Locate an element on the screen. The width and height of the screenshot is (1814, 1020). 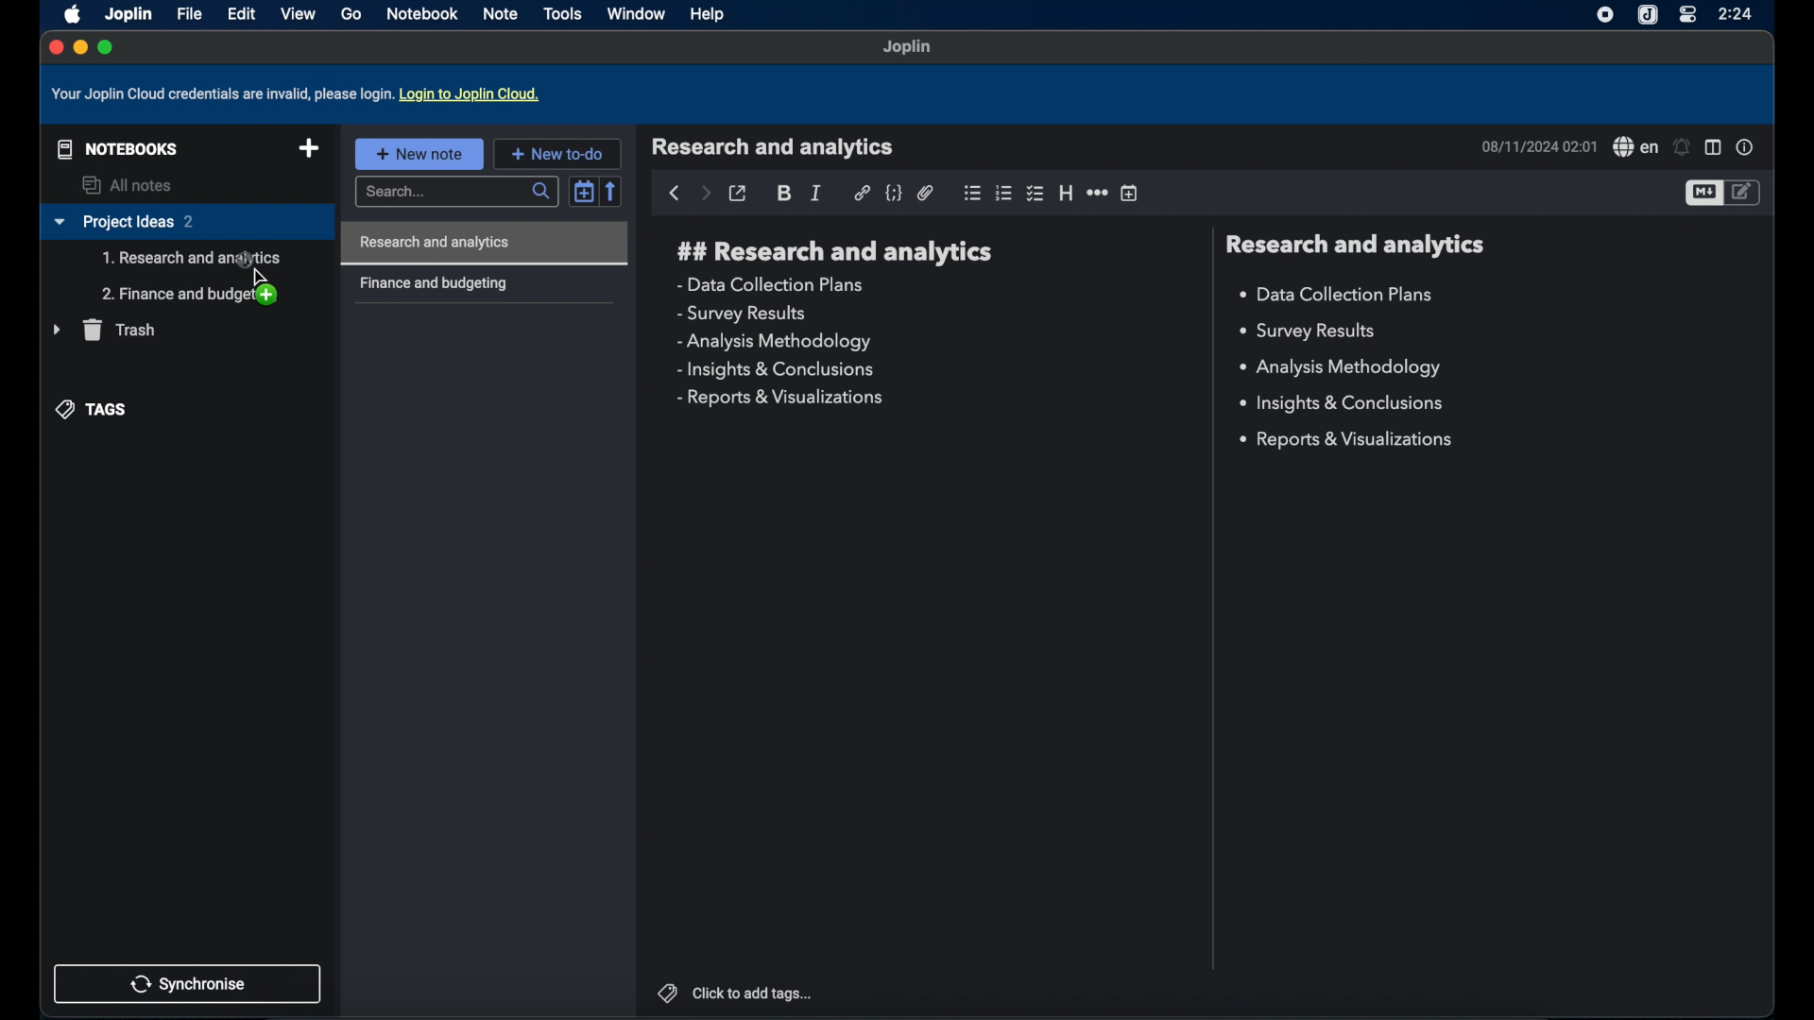
sub-notebook(Research and analytics) is located at coordinates (192, 259).